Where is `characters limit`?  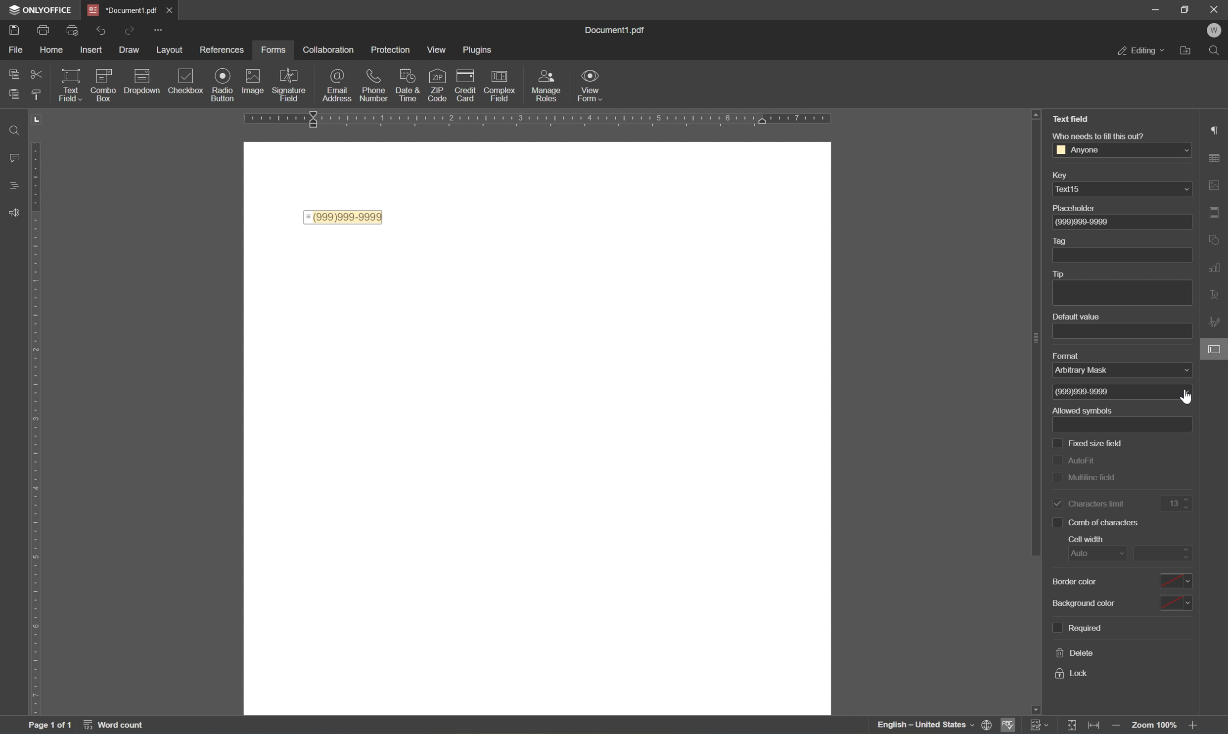
characters limit is located at coordinates (1089, 503).